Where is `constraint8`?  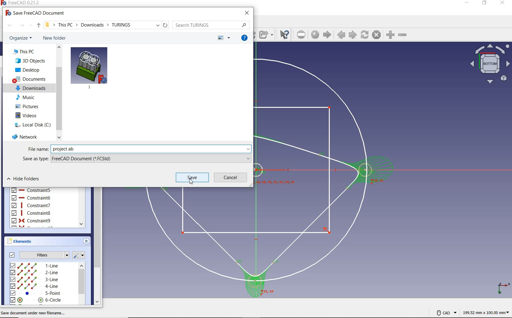 constraint8 is located at coordinates (31, 213).